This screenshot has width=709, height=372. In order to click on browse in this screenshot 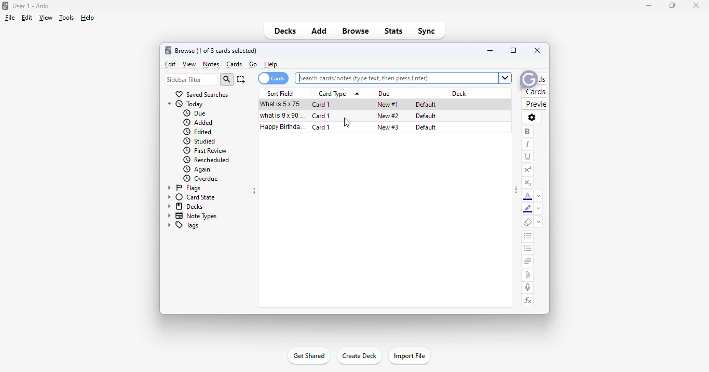, I will do `click(355, 31)`.